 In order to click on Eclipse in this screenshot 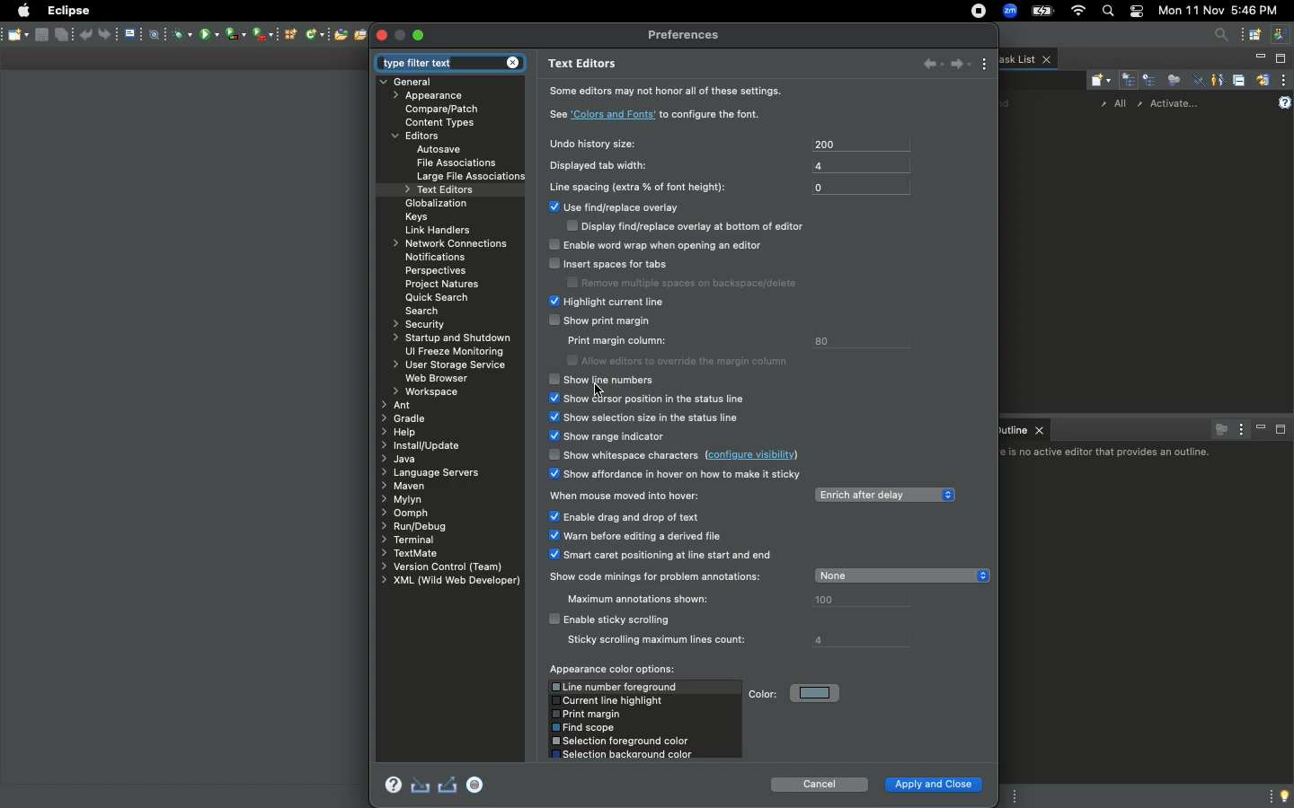, I will do `click(66, 10)`.